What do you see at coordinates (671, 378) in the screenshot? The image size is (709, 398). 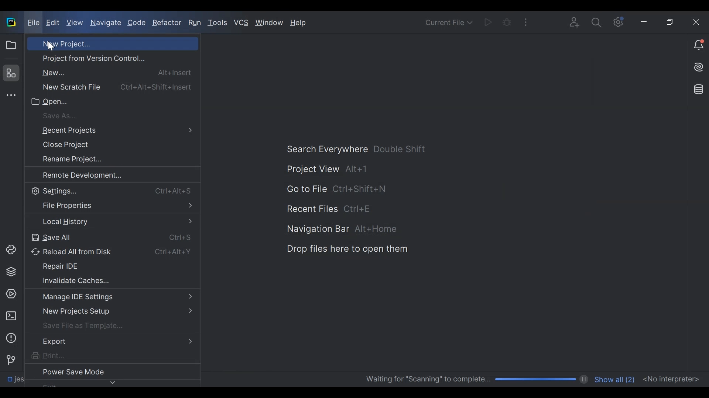 I see `<No interpreter>` at bounding box center [671, 378].